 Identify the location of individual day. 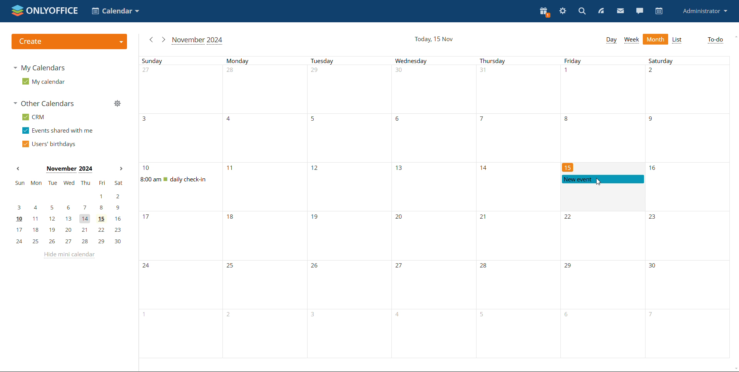
(434, 61).